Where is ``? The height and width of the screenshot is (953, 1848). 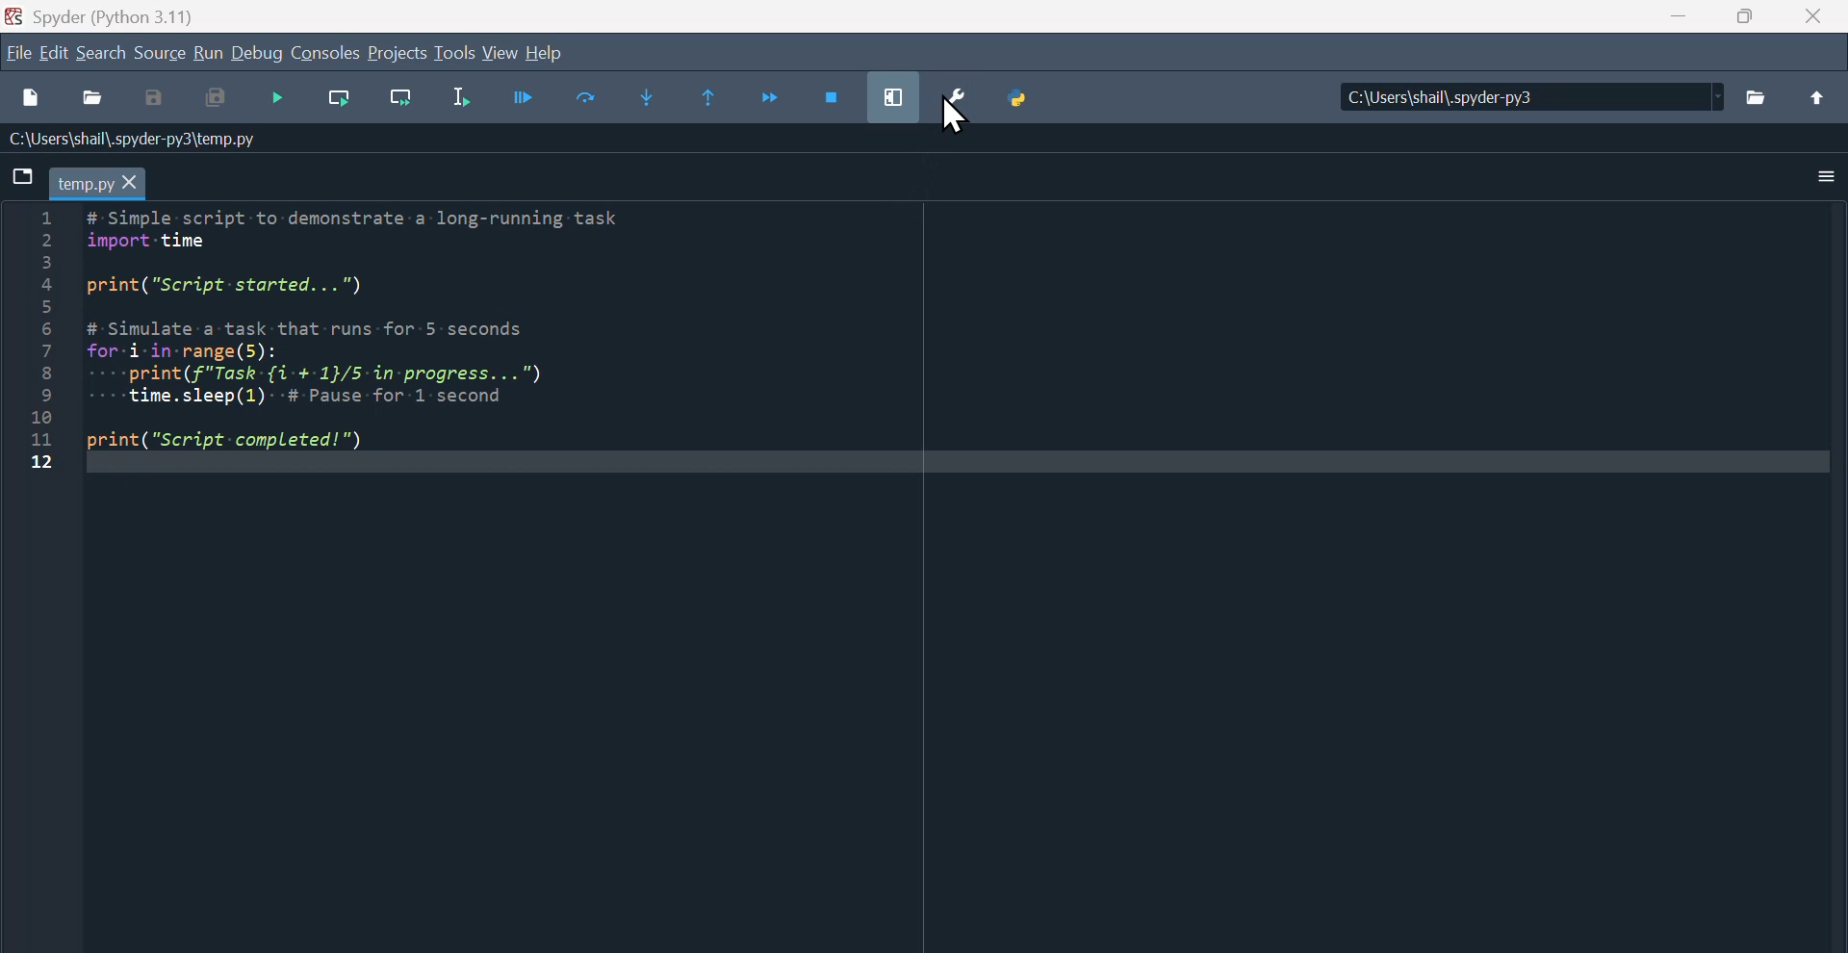  is located at coordinates (153, 99).